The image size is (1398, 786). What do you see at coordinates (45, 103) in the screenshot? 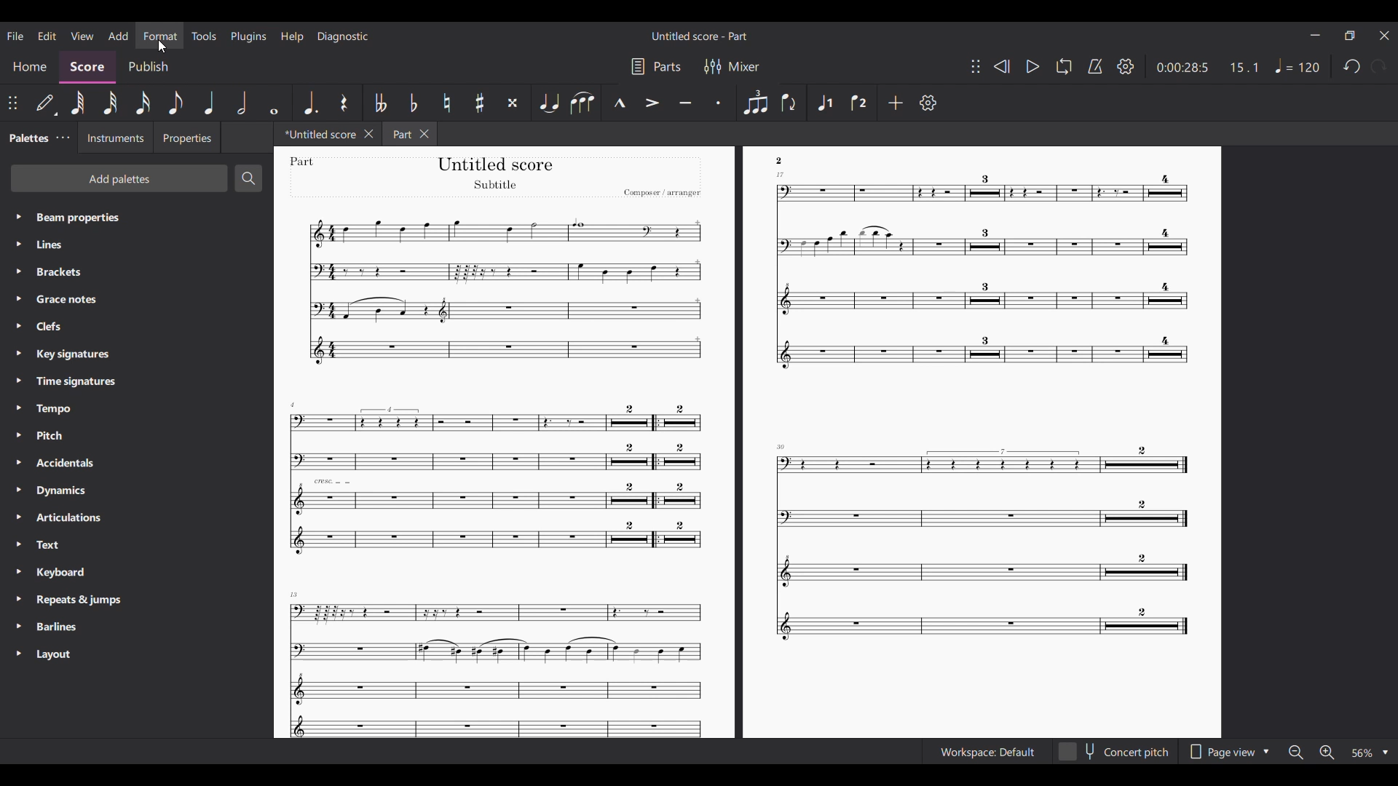
I see `Default` at bounding box center [45, 103].